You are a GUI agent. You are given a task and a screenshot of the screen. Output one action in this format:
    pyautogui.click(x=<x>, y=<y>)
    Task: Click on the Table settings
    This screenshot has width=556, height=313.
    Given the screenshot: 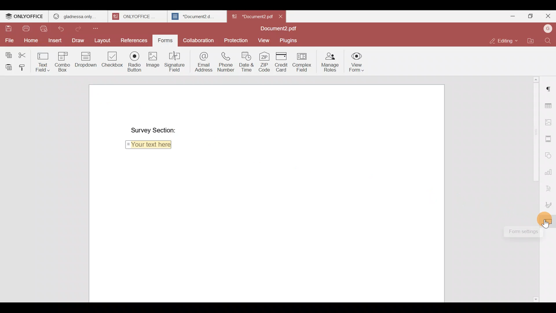 What is the action you would take?
    pyautogui.click(x=549, y=105)
    